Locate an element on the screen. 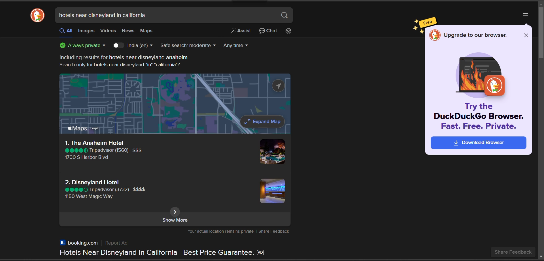  country is located at coordinates (141, 46).